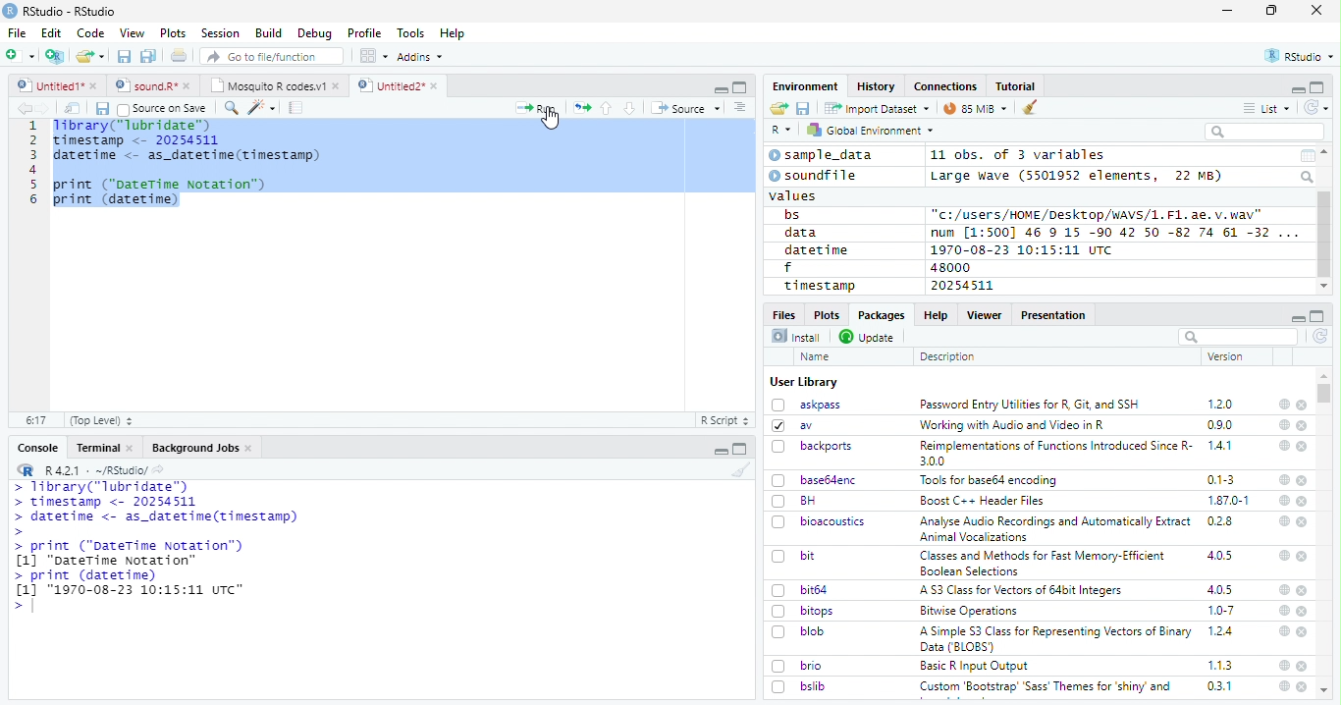 This screenshot has width=1341, height=705. Describe the element at coordinates (274, 85) in the screenshot. I see `Mosquito R codes.v1` at that location.